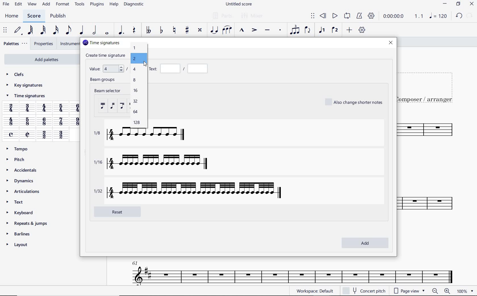 This screenshot has width=477, height=296. Describe the element at coordinates (24, 191) in the screenshot. I see `ARTICULATIONS` at that location.